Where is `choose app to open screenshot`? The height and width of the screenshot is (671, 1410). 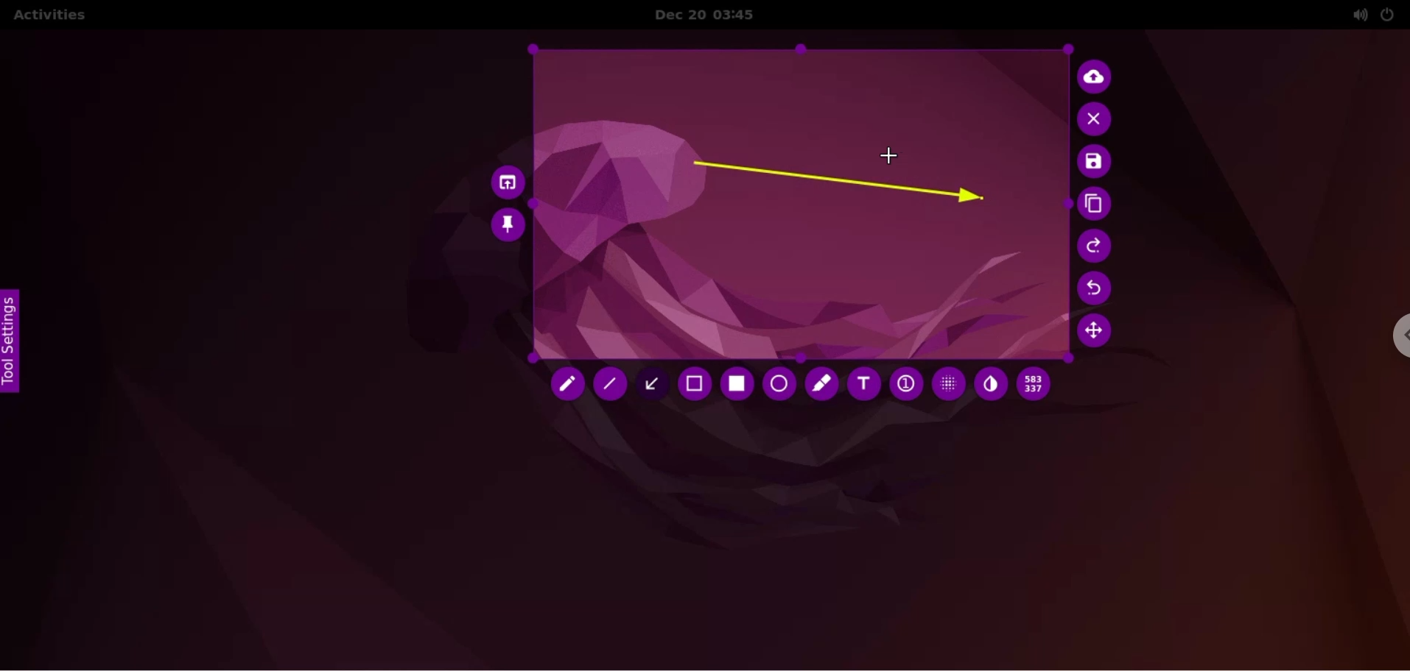 choose app to open screenshot is located at coordinates (504, 179).